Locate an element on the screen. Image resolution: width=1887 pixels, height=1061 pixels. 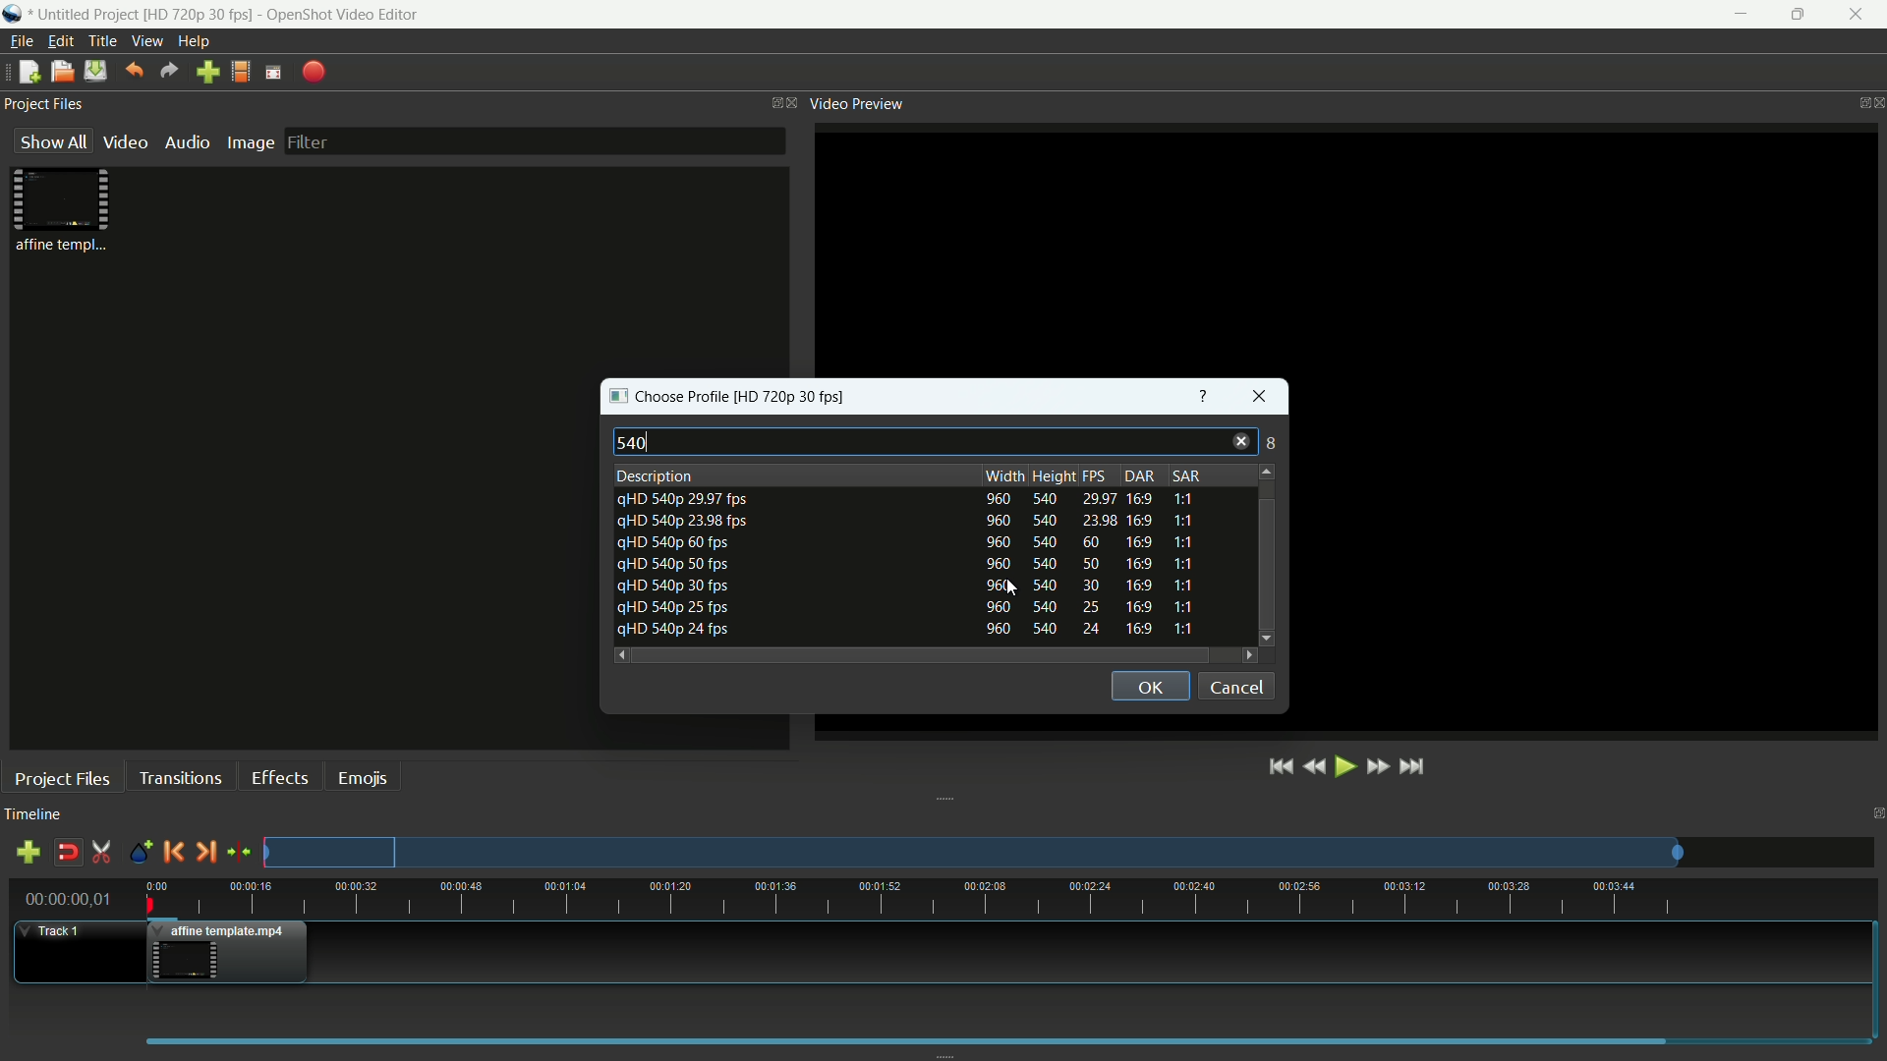
profile-7 is located at coordinates (908, 629).